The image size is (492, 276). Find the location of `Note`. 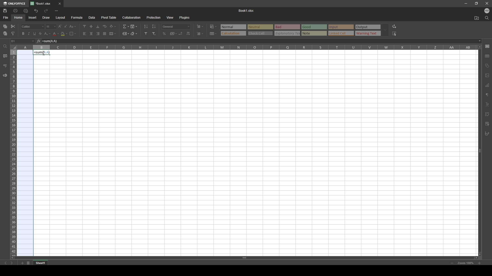

Note is located at coordinates (314, 33).